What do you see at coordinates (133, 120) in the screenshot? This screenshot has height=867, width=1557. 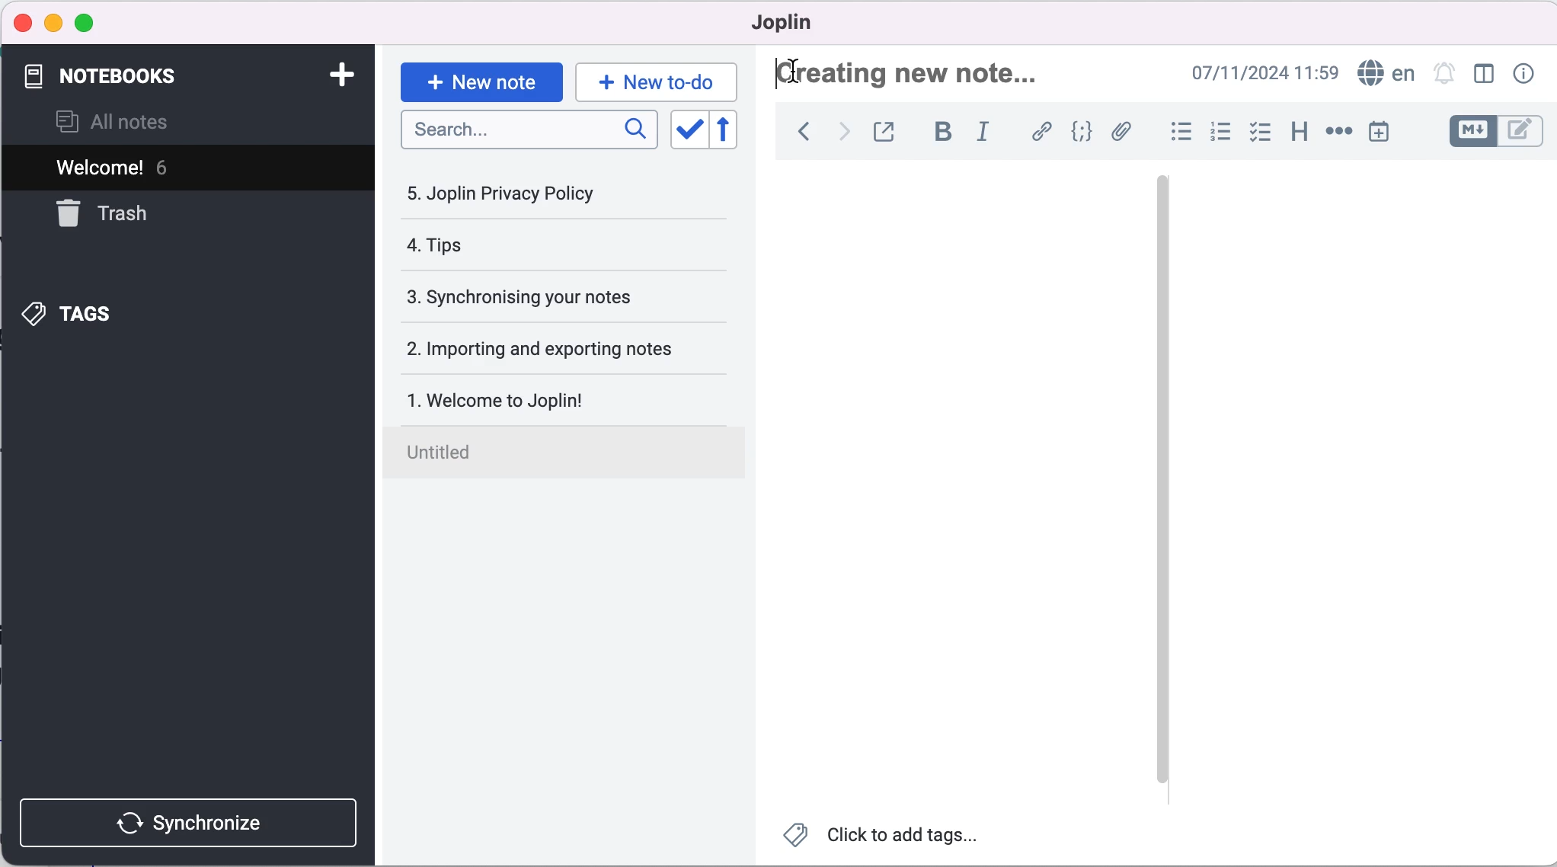 I see `all notes` at bounding box center [133, 120].